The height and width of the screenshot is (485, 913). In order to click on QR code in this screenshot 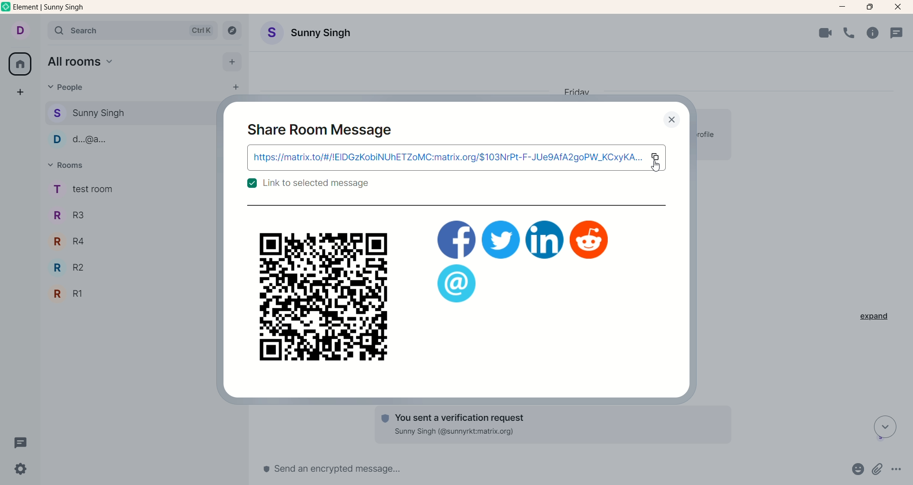, I will do `click(321, 297)`.